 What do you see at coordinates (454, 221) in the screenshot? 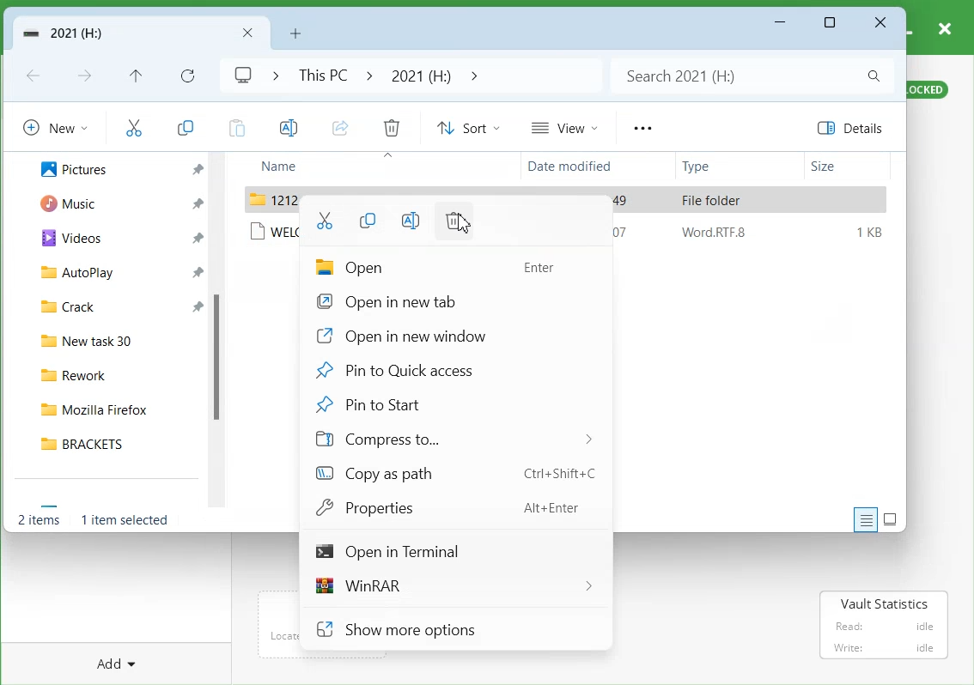
I see `Delete` at bounding box center [454, 221].